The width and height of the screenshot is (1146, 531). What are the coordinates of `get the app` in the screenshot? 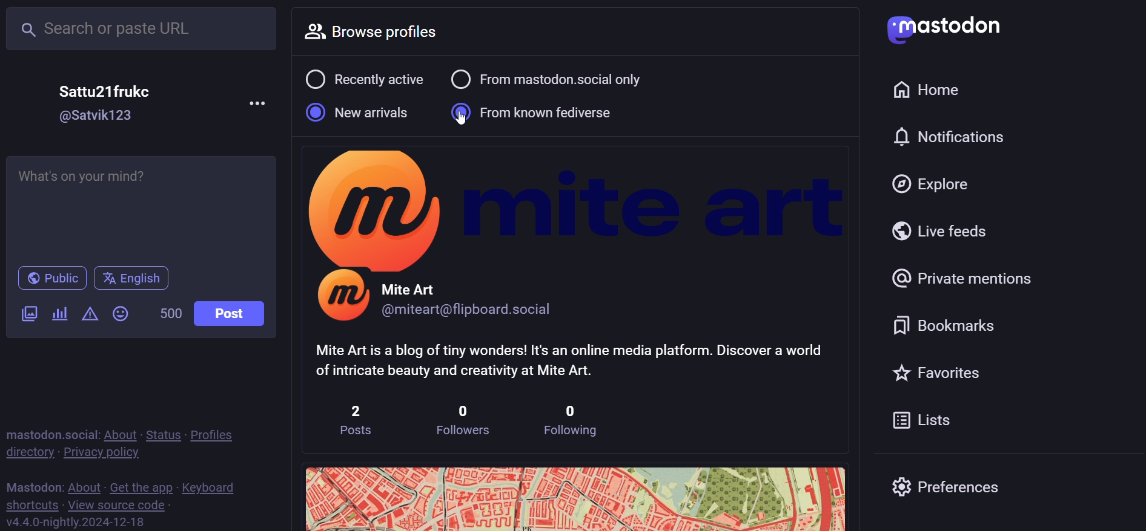 It's located at (141, 487).